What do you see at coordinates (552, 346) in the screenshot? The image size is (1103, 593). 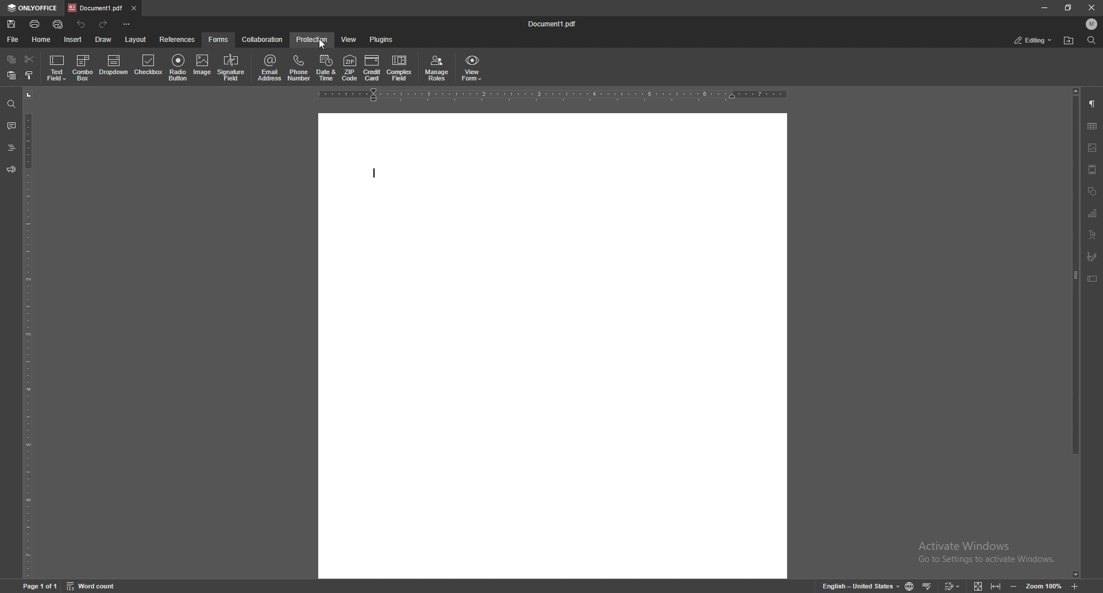 I see `document` at bounding box center [552, 346].